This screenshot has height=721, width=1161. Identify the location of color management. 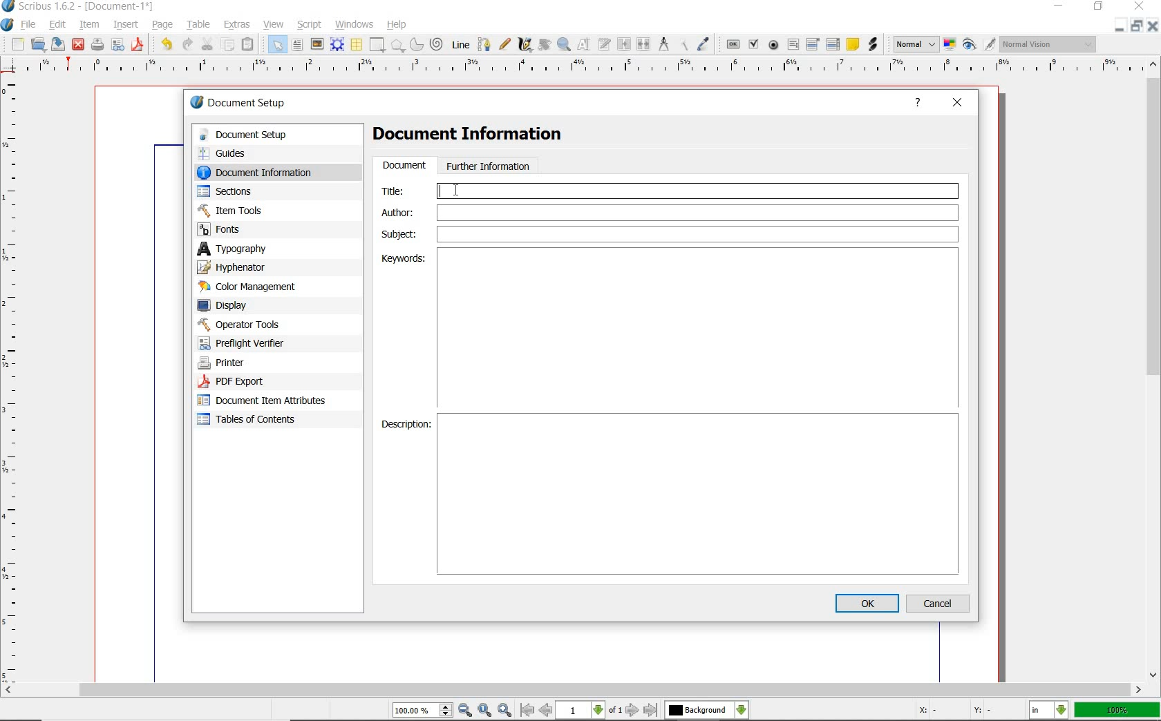
(250, 287).